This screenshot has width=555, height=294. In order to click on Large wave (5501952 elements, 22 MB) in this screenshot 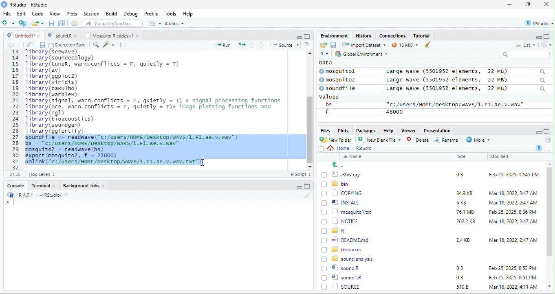, I will do `click(465, 71)`.